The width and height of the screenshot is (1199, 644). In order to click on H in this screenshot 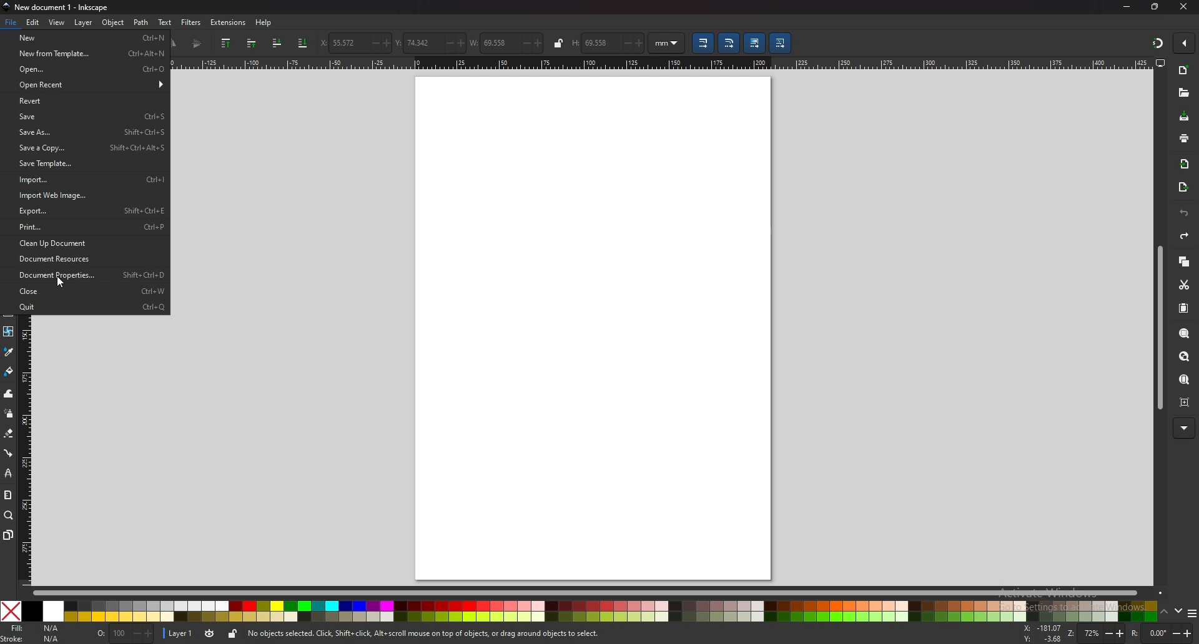, I will do `click(575, 44)`.